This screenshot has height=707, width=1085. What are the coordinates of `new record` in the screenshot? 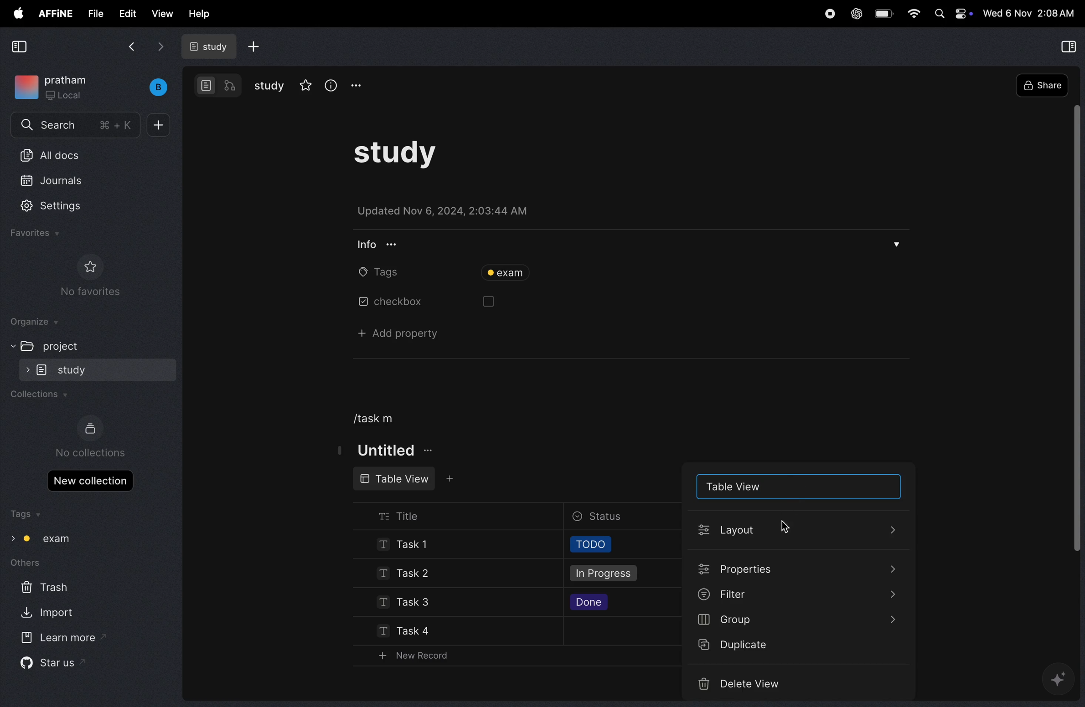 It's located at (410, 656).